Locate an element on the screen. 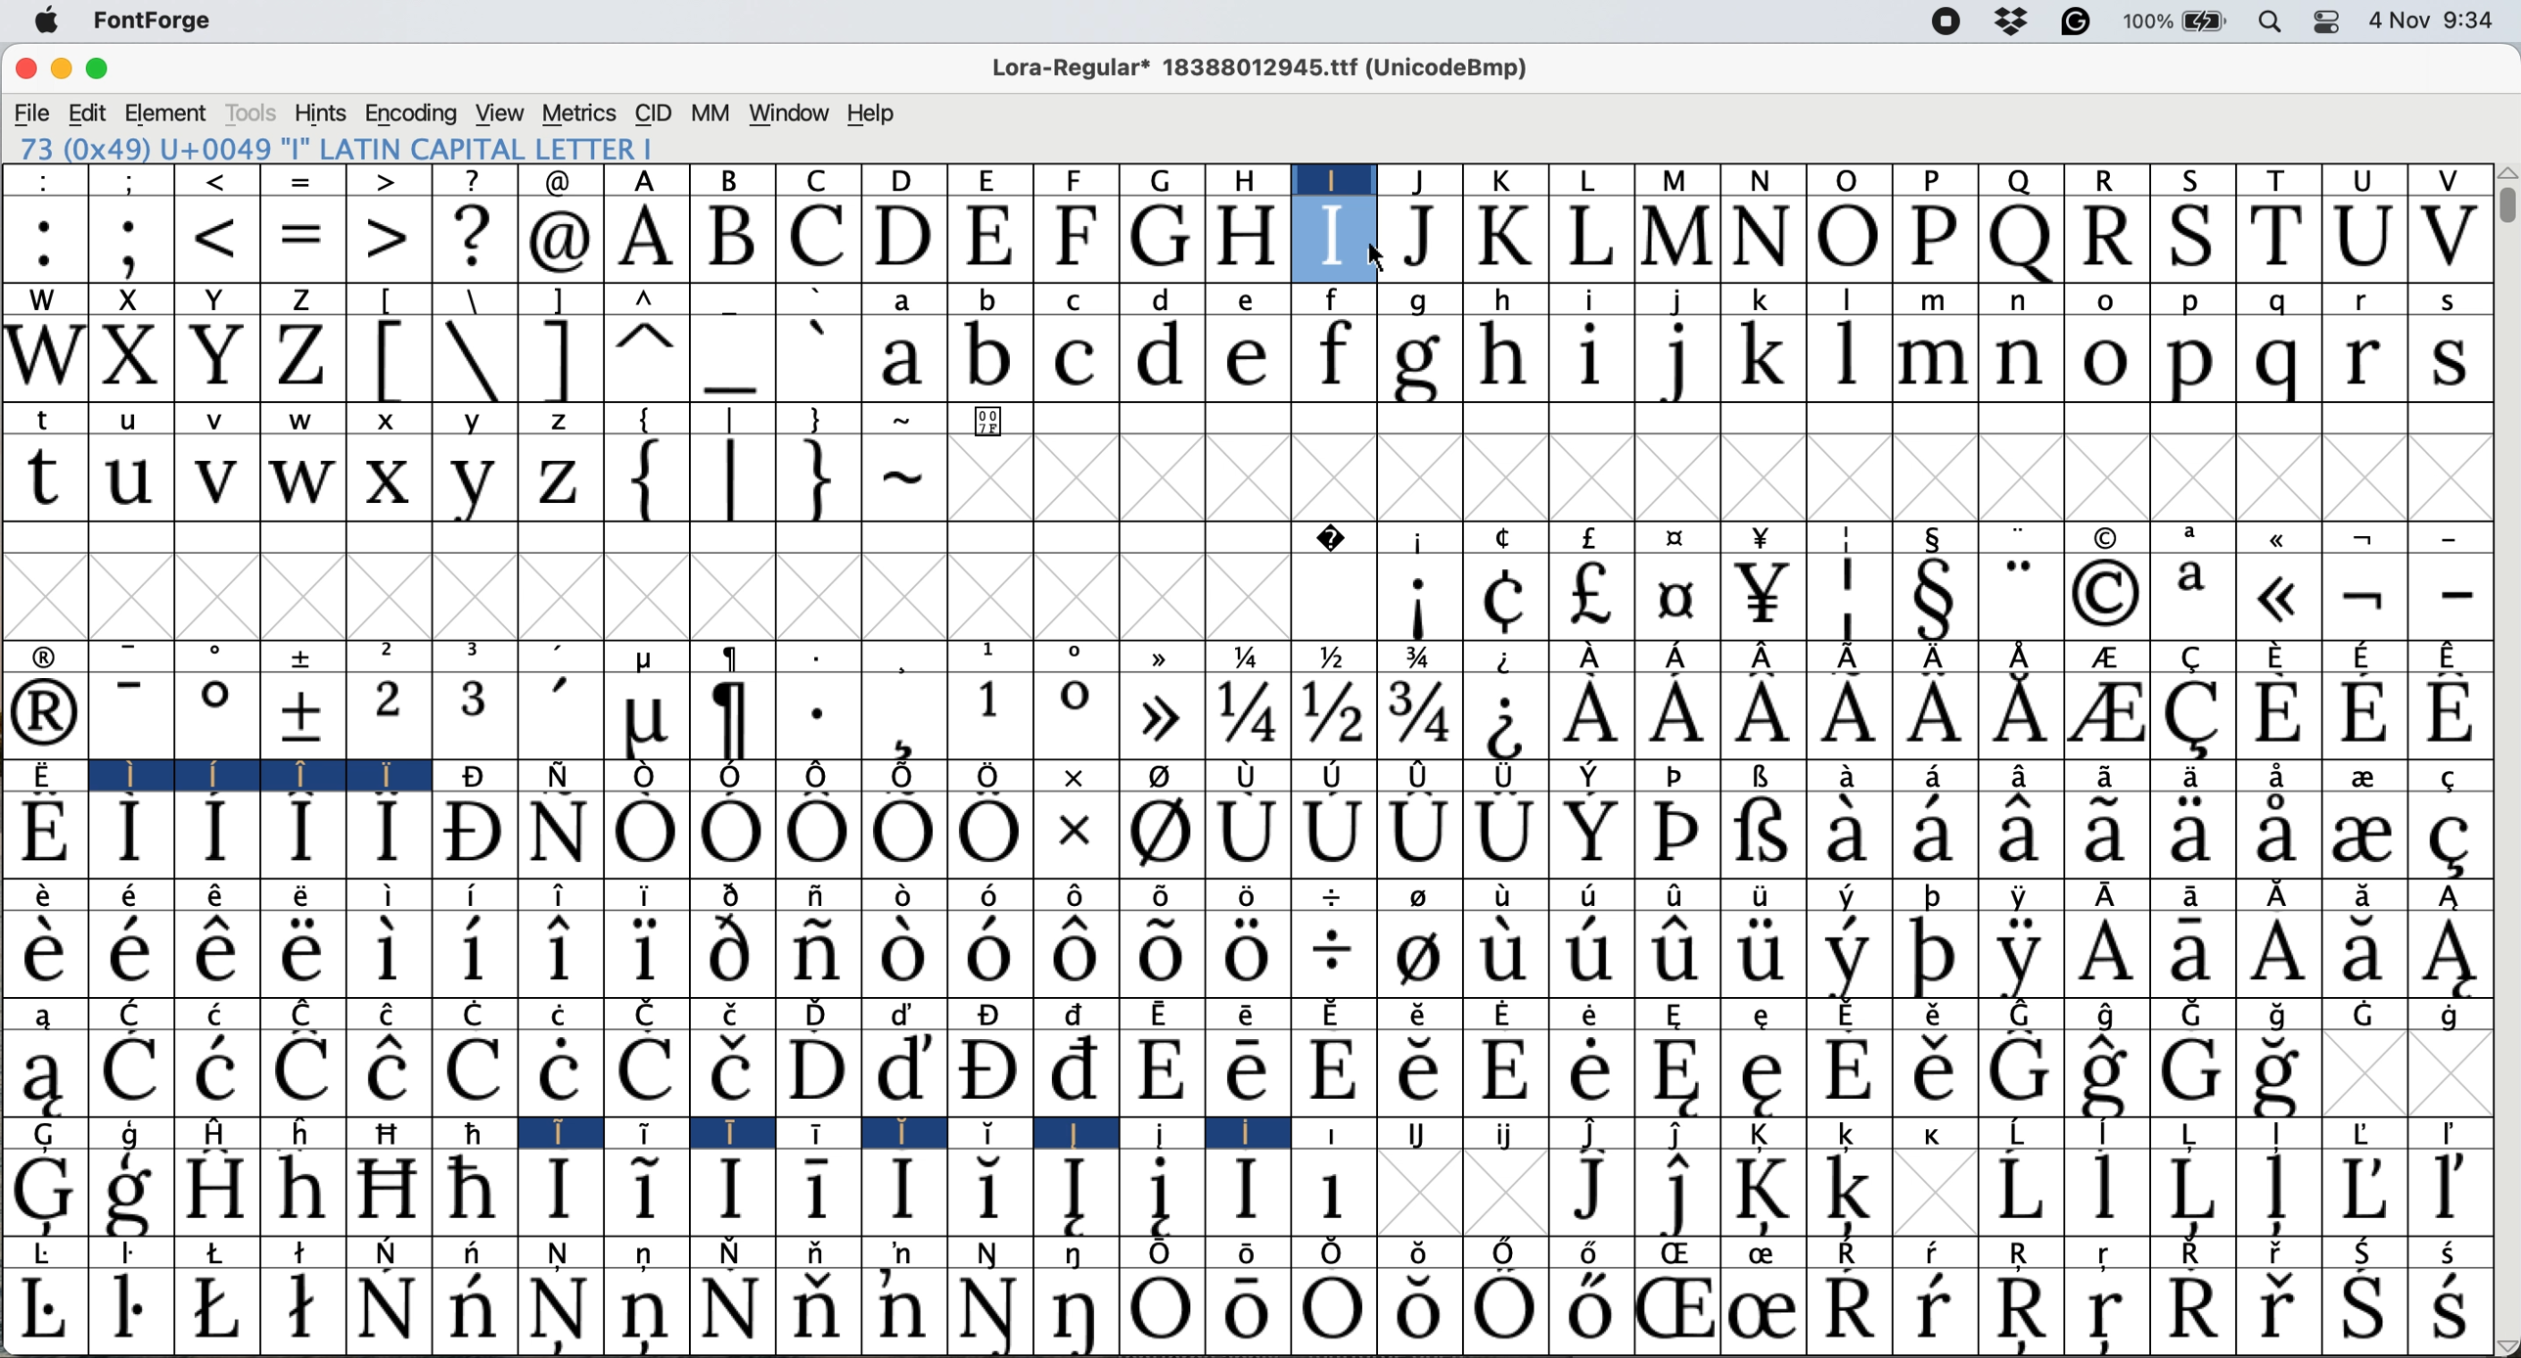 This screenshot has width=2521, height=1358. 0 is located at coordinates (1071, 715).